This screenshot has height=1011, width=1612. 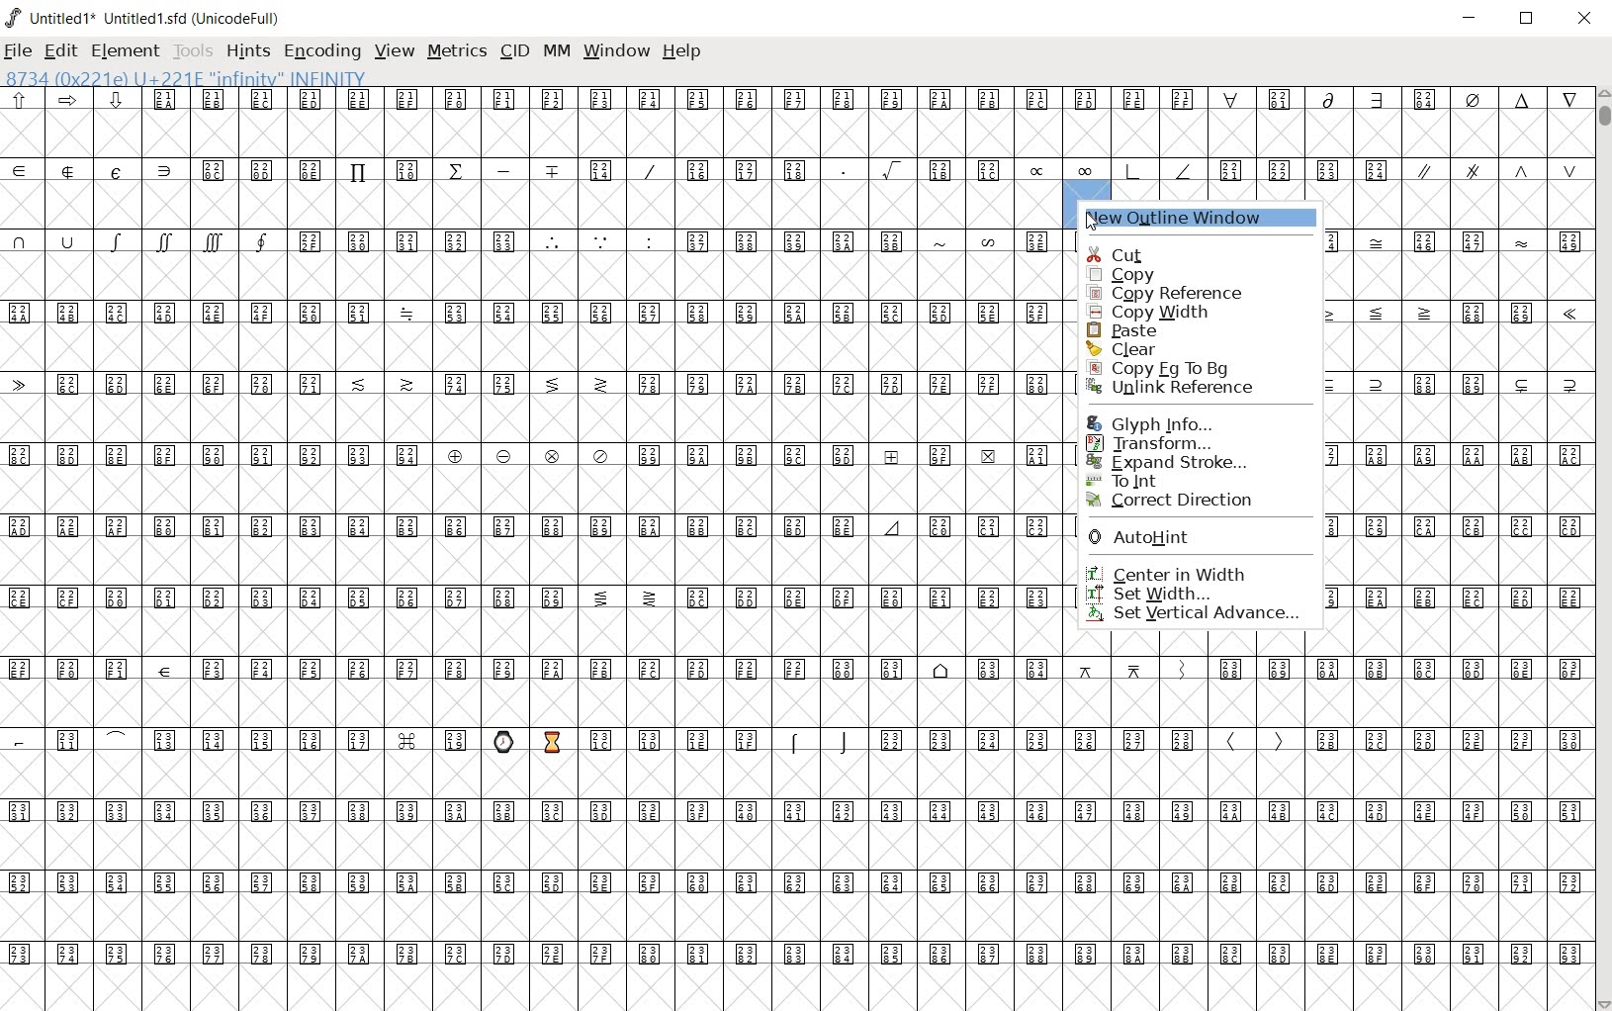 I want to click on empty glyph slots, so click(x=1460, y=491).